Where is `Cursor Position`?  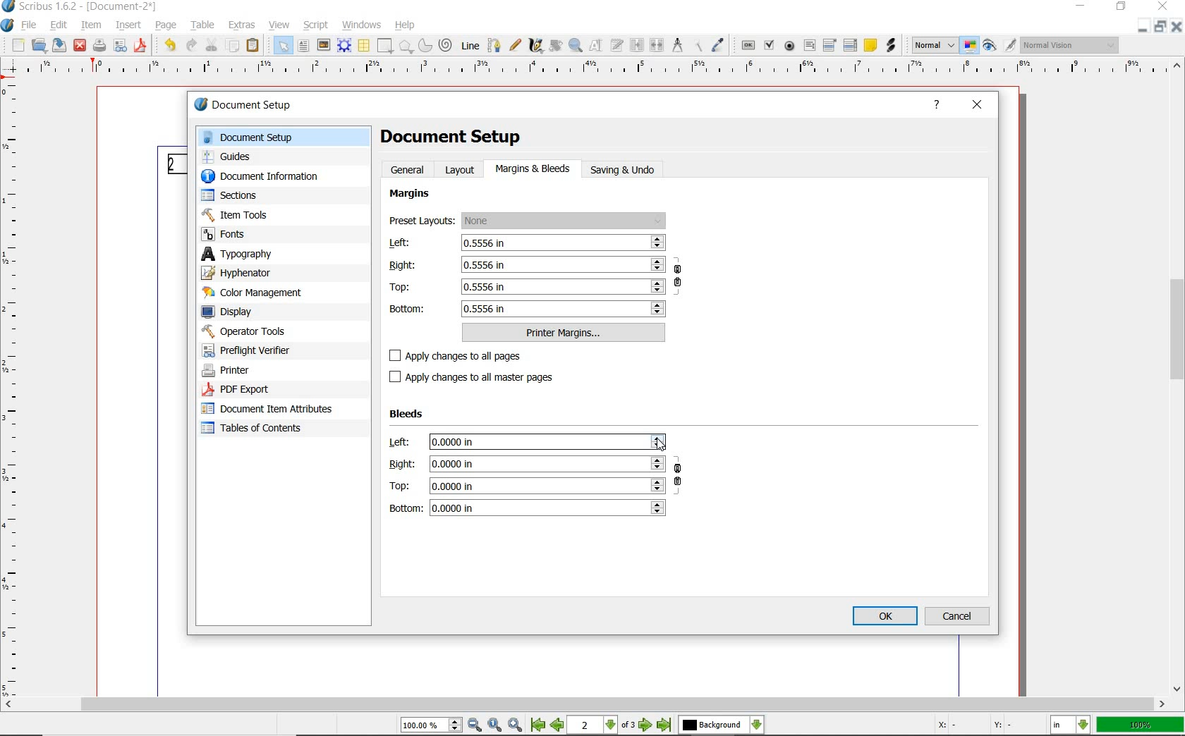 Cursor Position is located at coordinates (659, 443).